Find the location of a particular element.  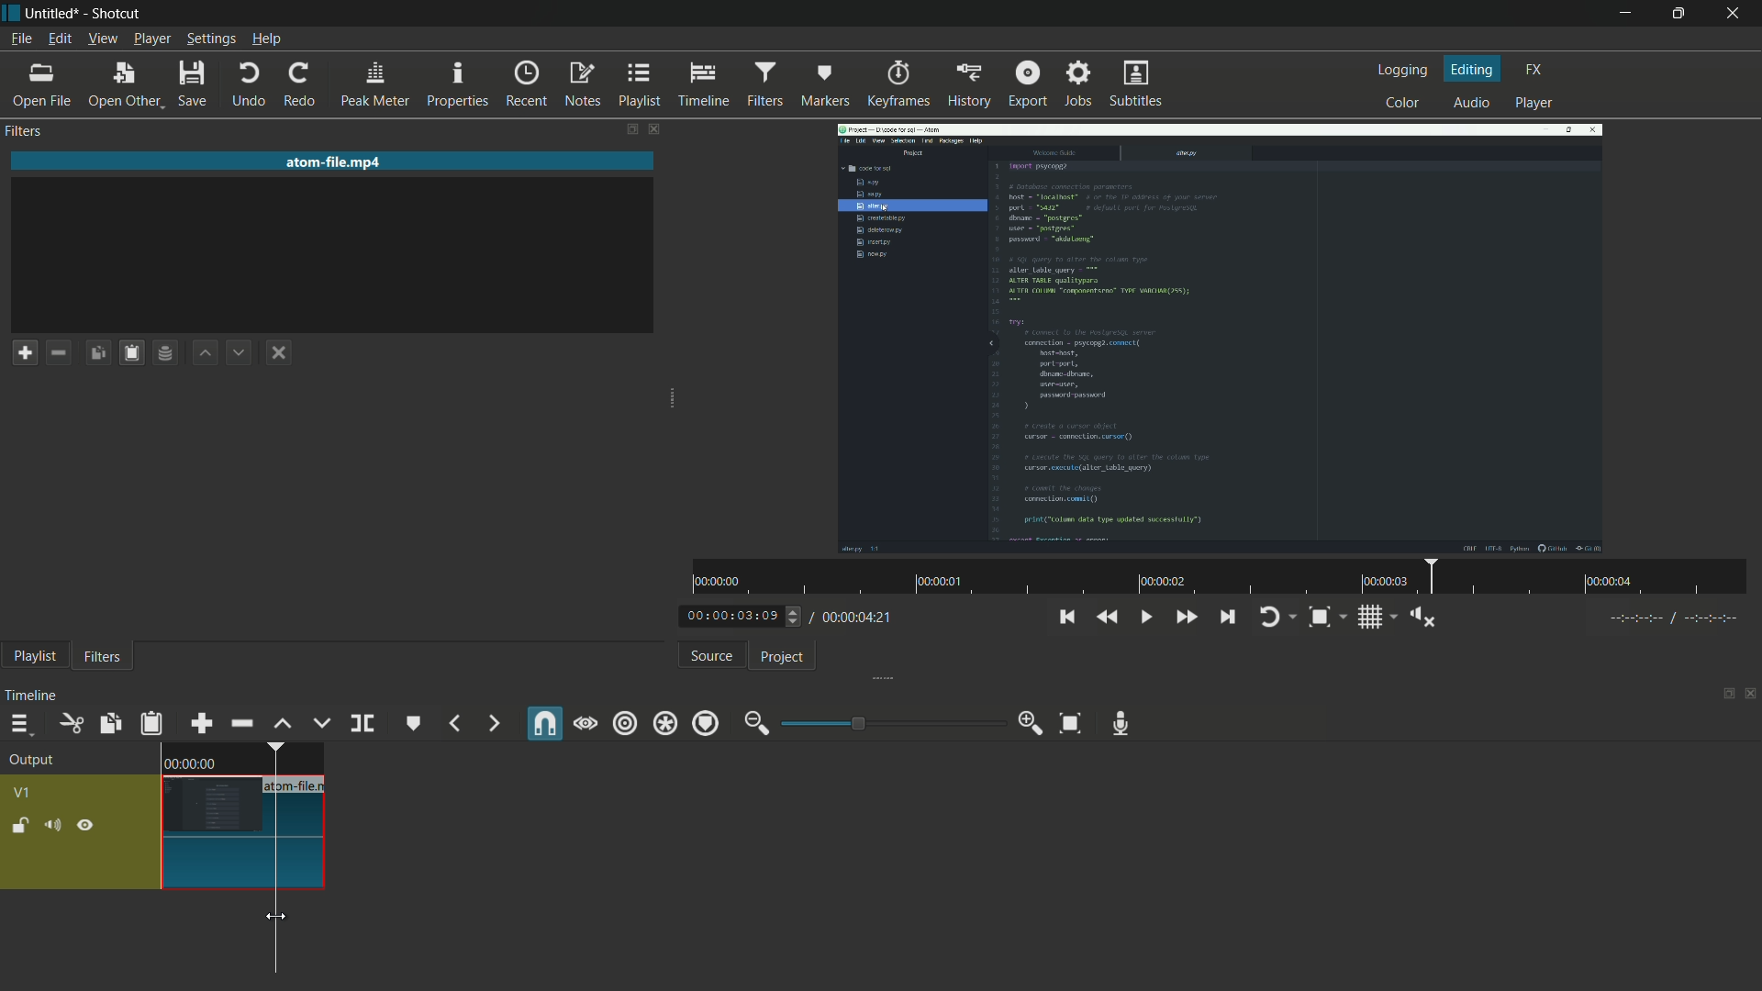

move filter up is located at coordinates (206, 352).